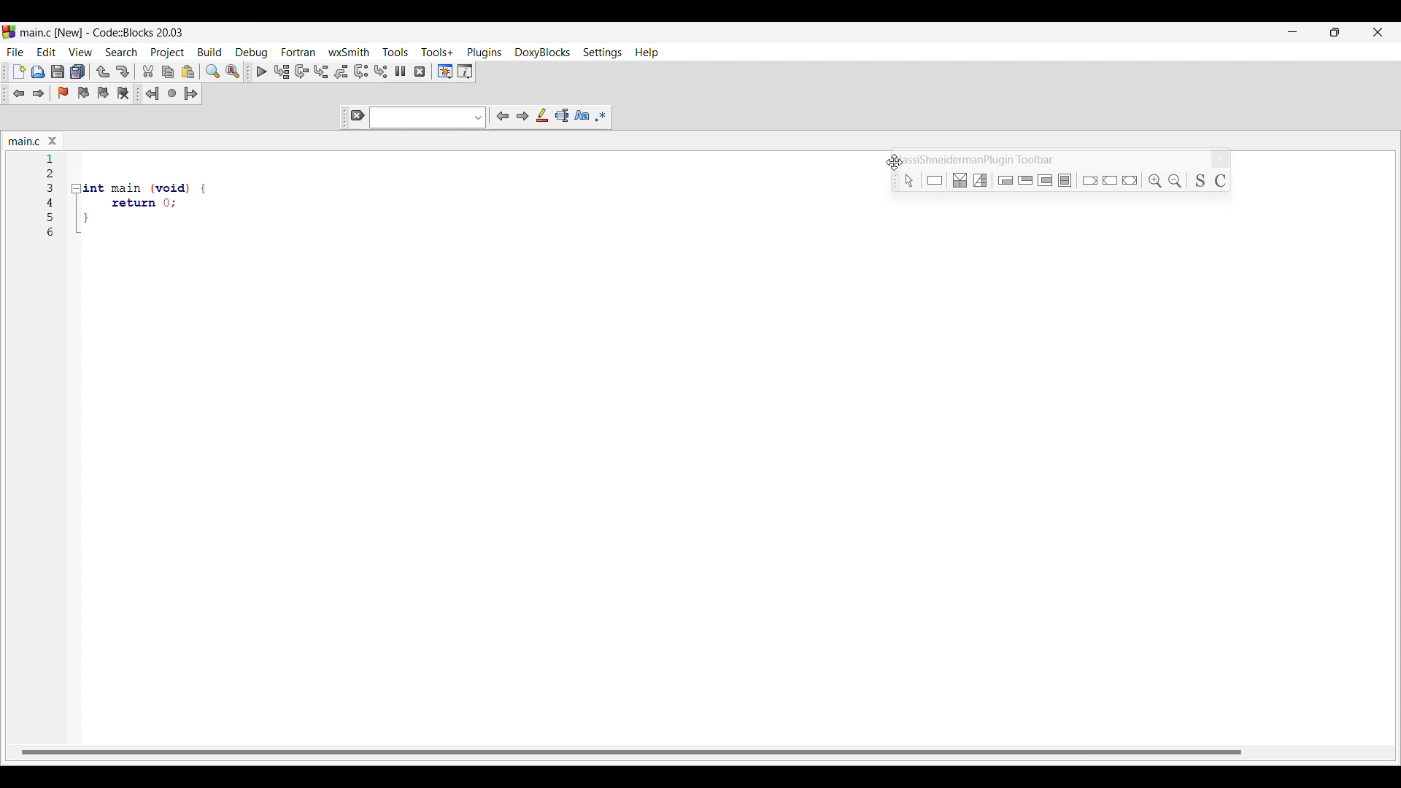 The image size is (1401, 788). I want to click on Undo, so click(103, 72).